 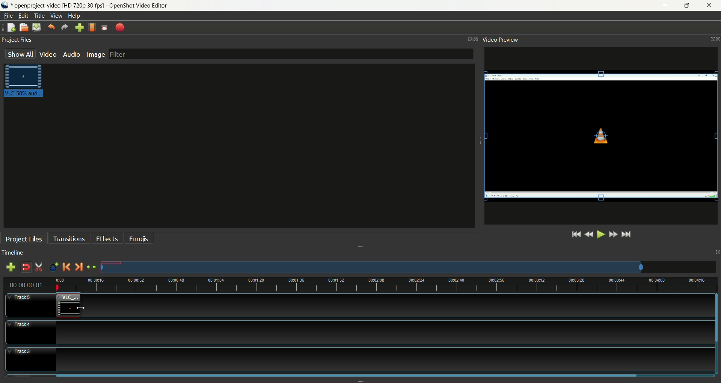 I want to click on show all, so click(x=17, y=54).